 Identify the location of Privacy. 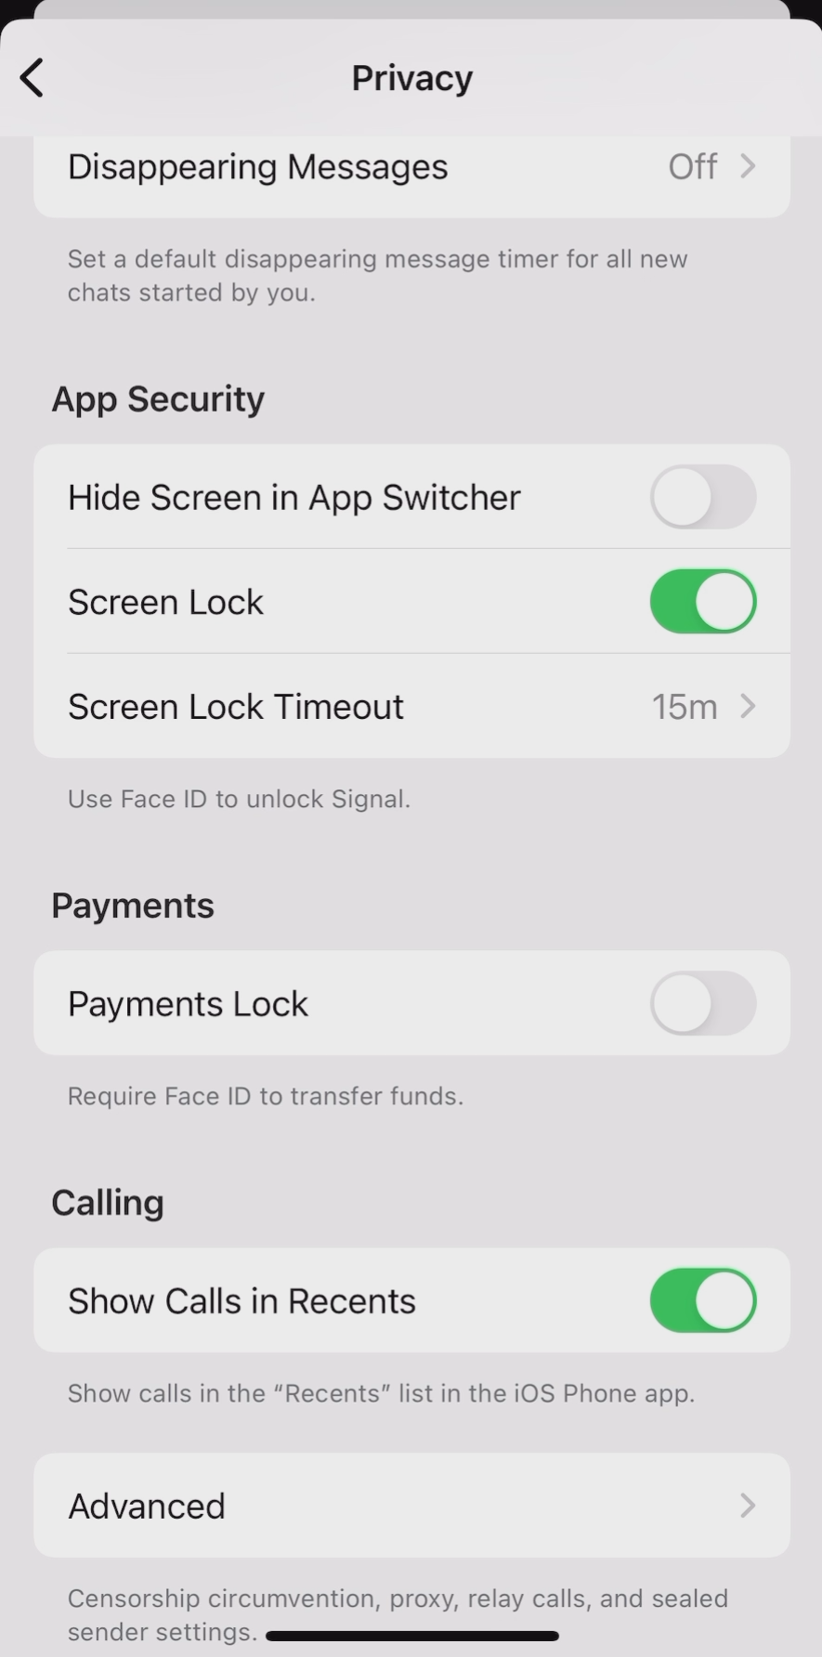
(414, 83).